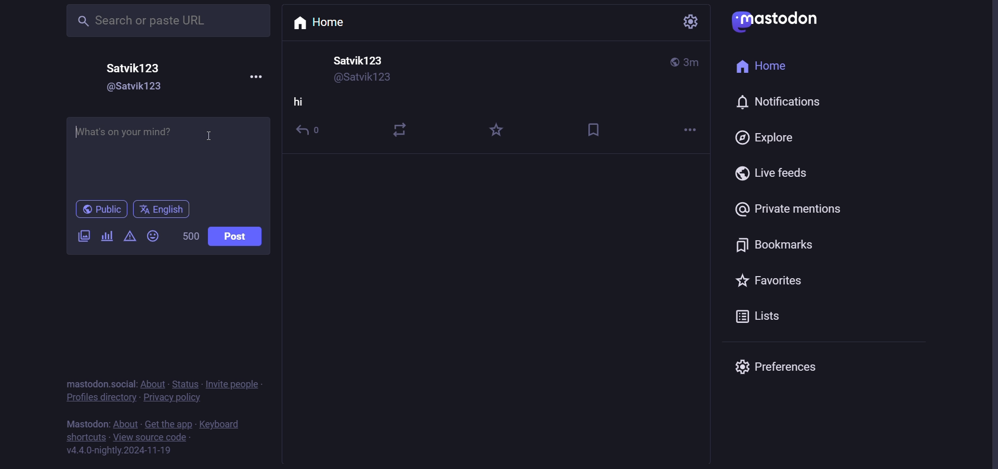 Image resolution: width=998 pixels, height=469 pixels. I want to click on home, so click(761, 67).